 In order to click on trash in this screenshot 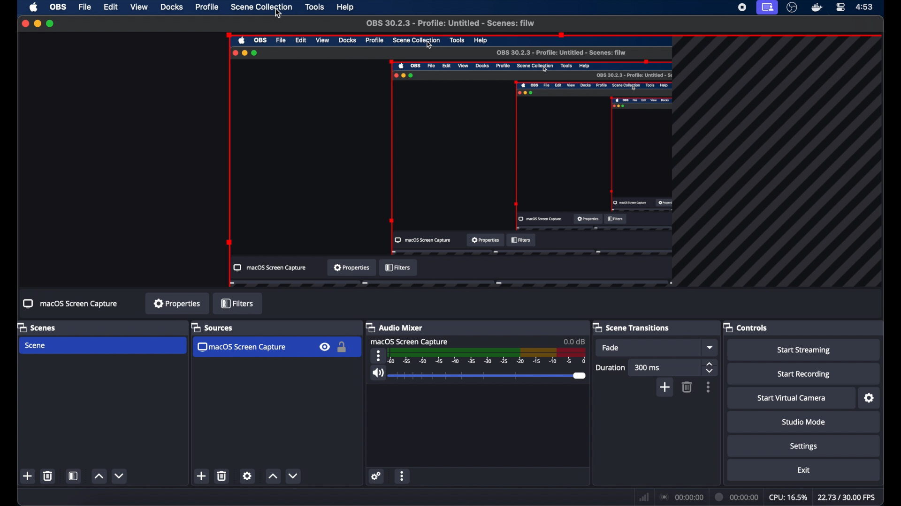, I will do `click(687, 387)`.